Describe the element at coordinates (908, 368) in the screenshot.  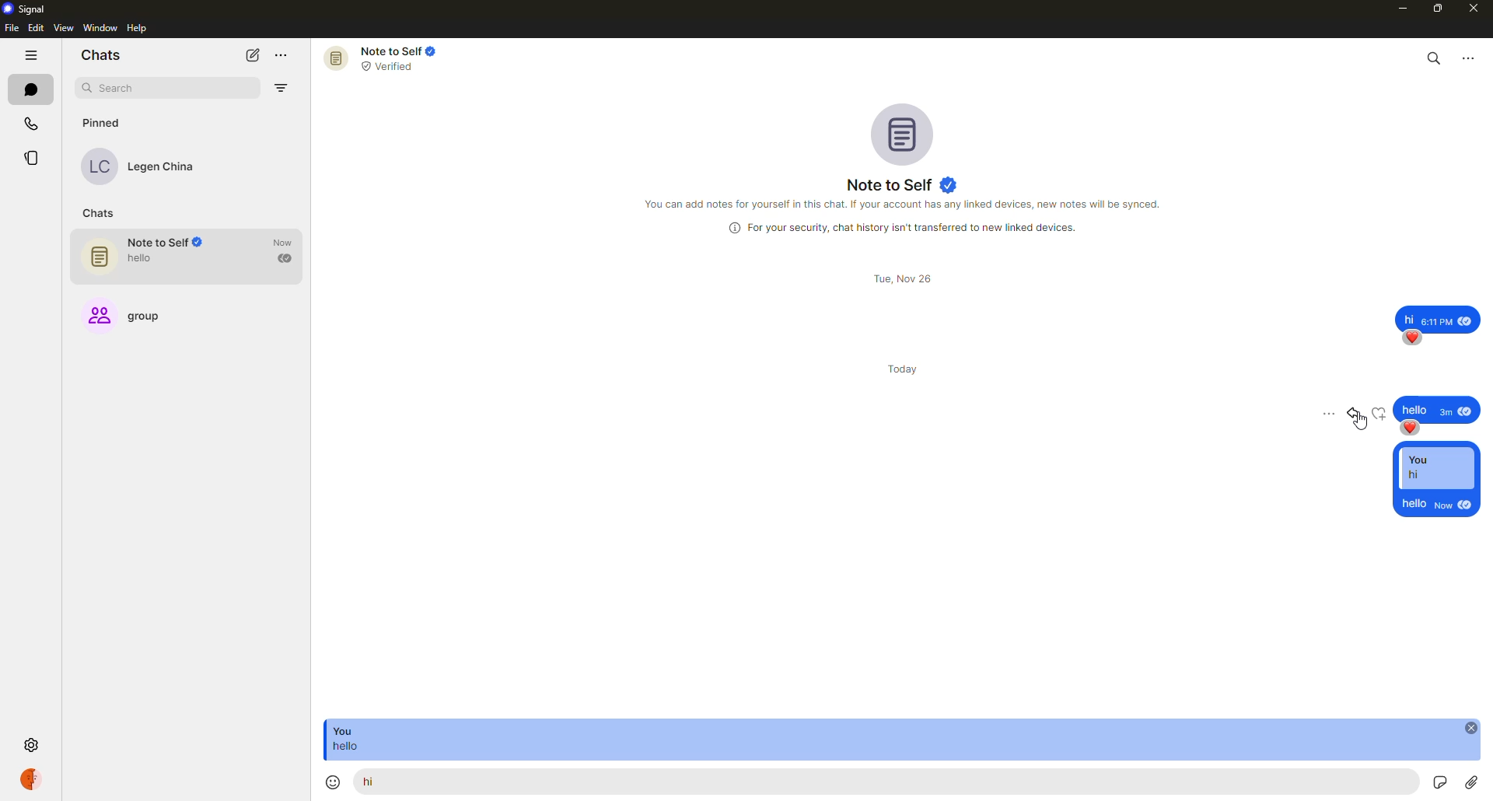
I see `day` at that location.